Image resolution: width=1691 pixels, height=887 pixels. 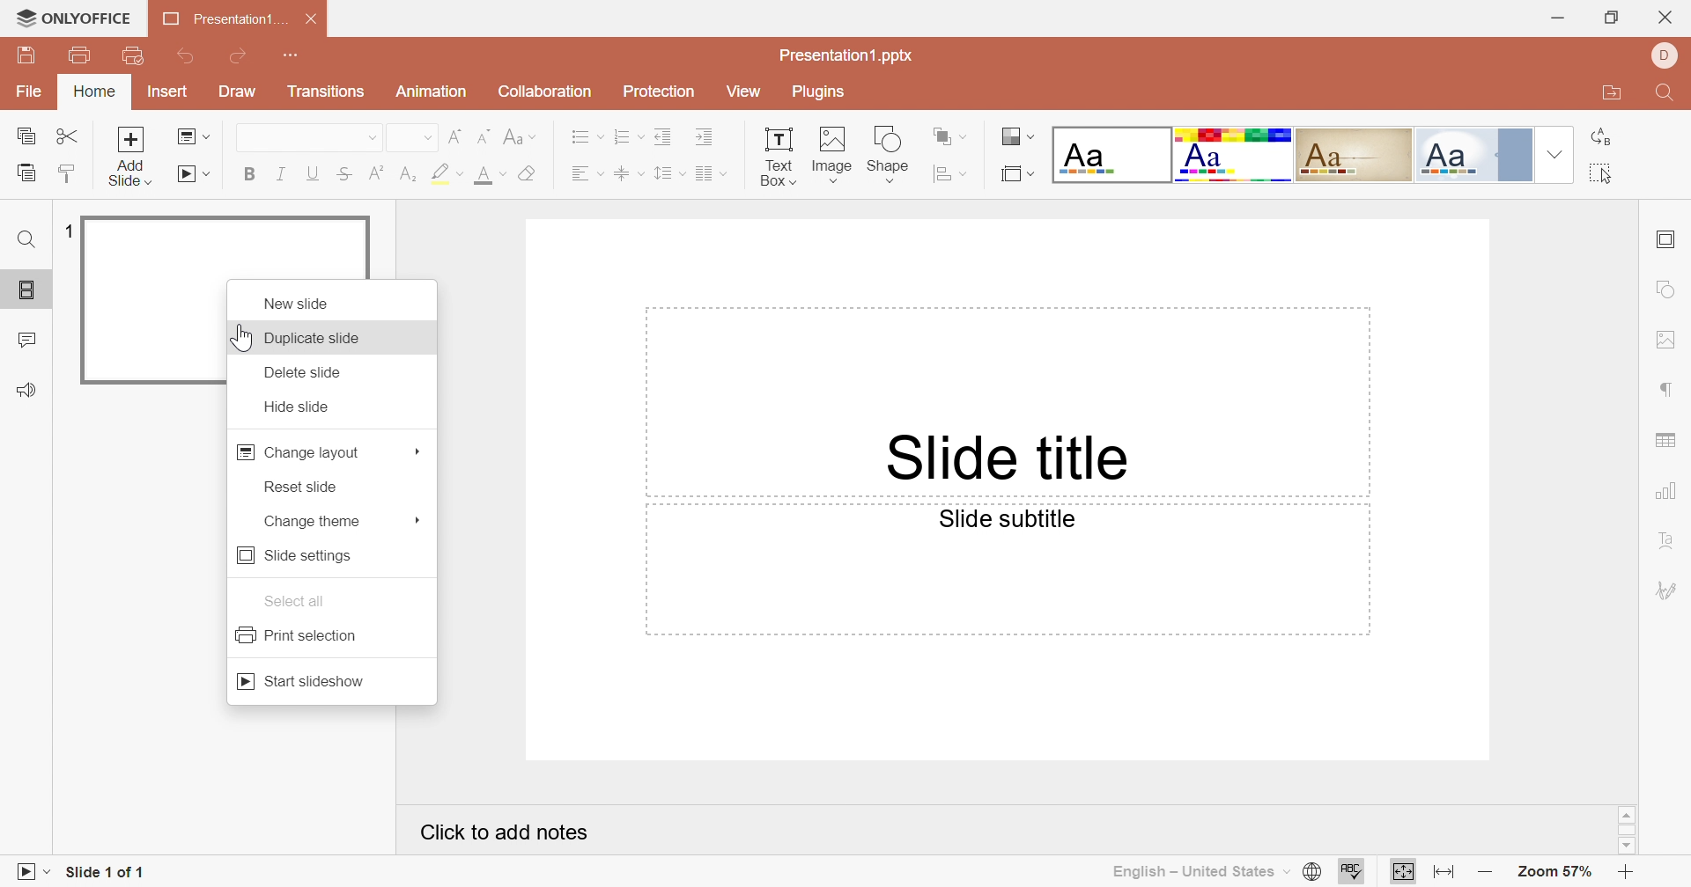 What do you see at coordinates (1404, 872) in the screenshot?
I see `Fit to width` at bounding box center [1404, 872].